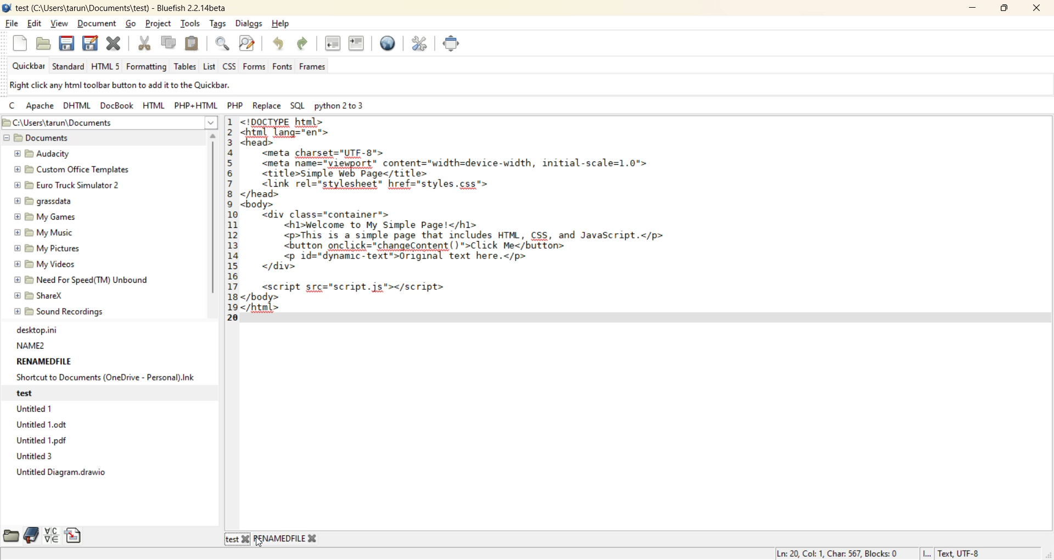 The width and height of the screenshot is (1054, 560). What do you see at coordinates (296, 105) in the screenshot?
I see `sql` at bounding box center [296, 105].